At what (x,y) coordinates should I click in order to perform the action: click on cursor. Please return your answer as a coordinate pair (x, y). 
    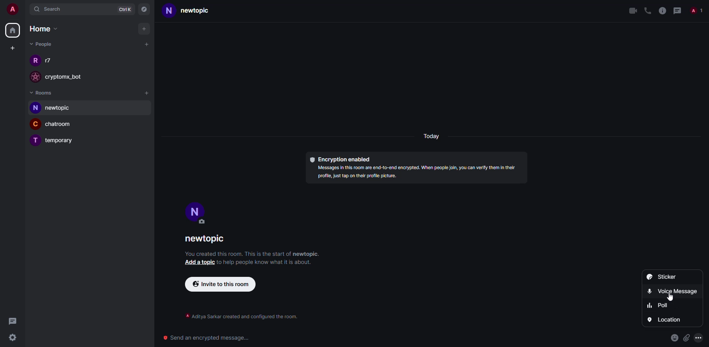
    Looking at the image, I should click on (673, 297).